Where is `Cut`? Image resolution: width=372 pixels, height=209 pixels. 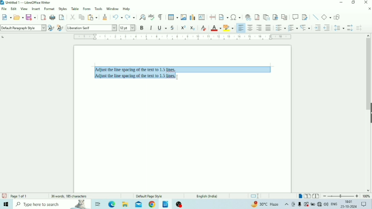
Cut is located at coordinates (72, 17).